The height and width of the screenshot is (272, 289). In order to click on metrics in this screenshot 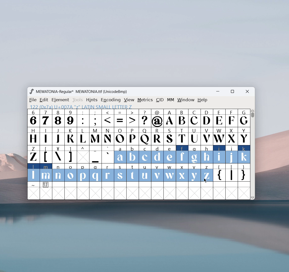, I will do `click(145, 100)`.